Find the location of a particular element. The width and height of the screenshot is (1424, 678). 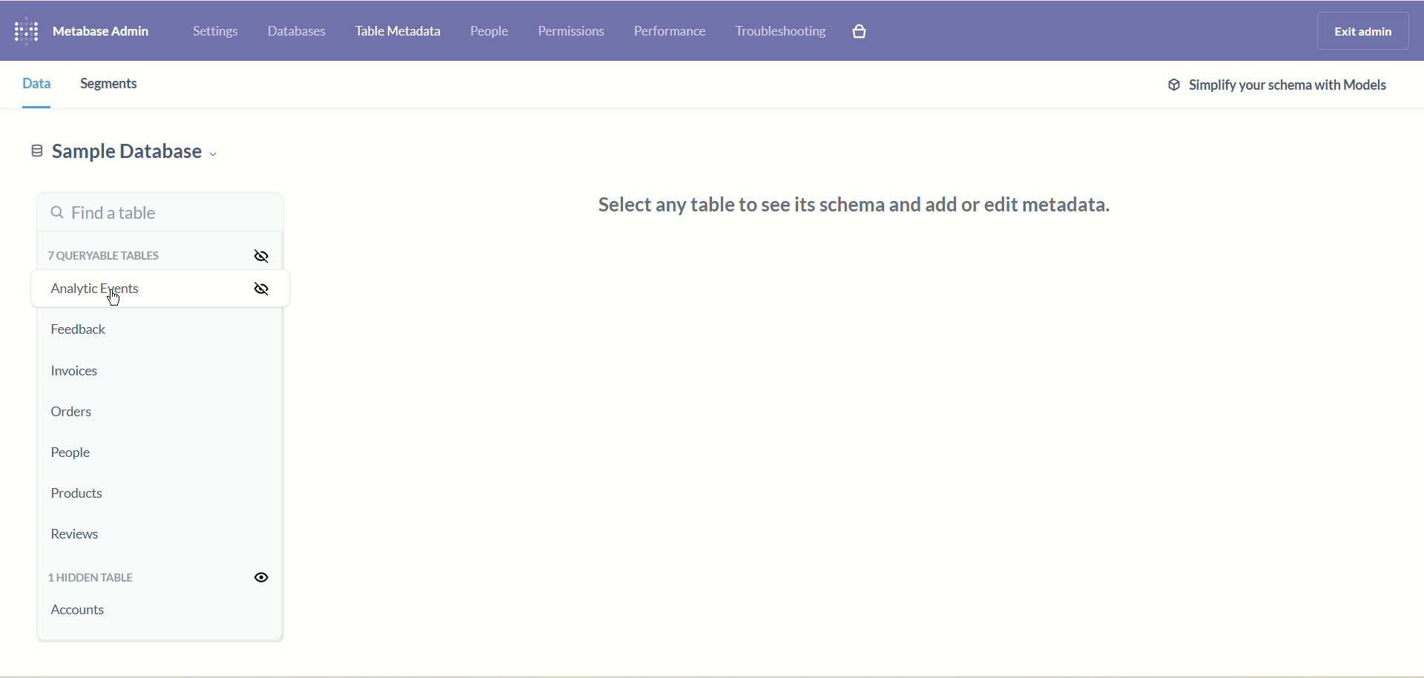

Troubleshooting is located at coordinates (784, 33).